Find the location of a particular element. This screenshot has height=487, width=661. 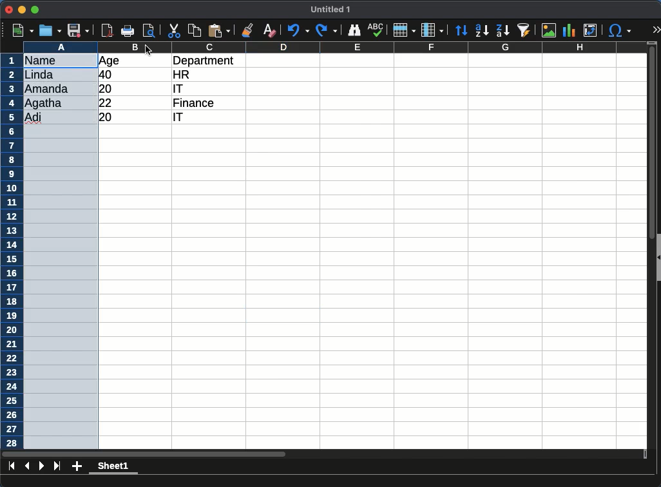

open is located at coordinates (50, 30).